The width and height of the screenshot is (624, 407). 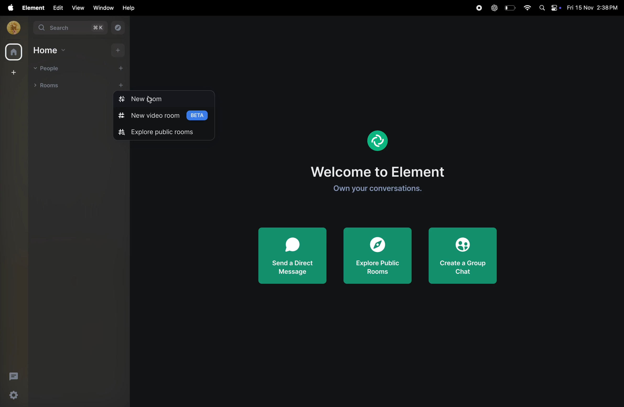 I want to click on new video room, so click(x=165, y=117).